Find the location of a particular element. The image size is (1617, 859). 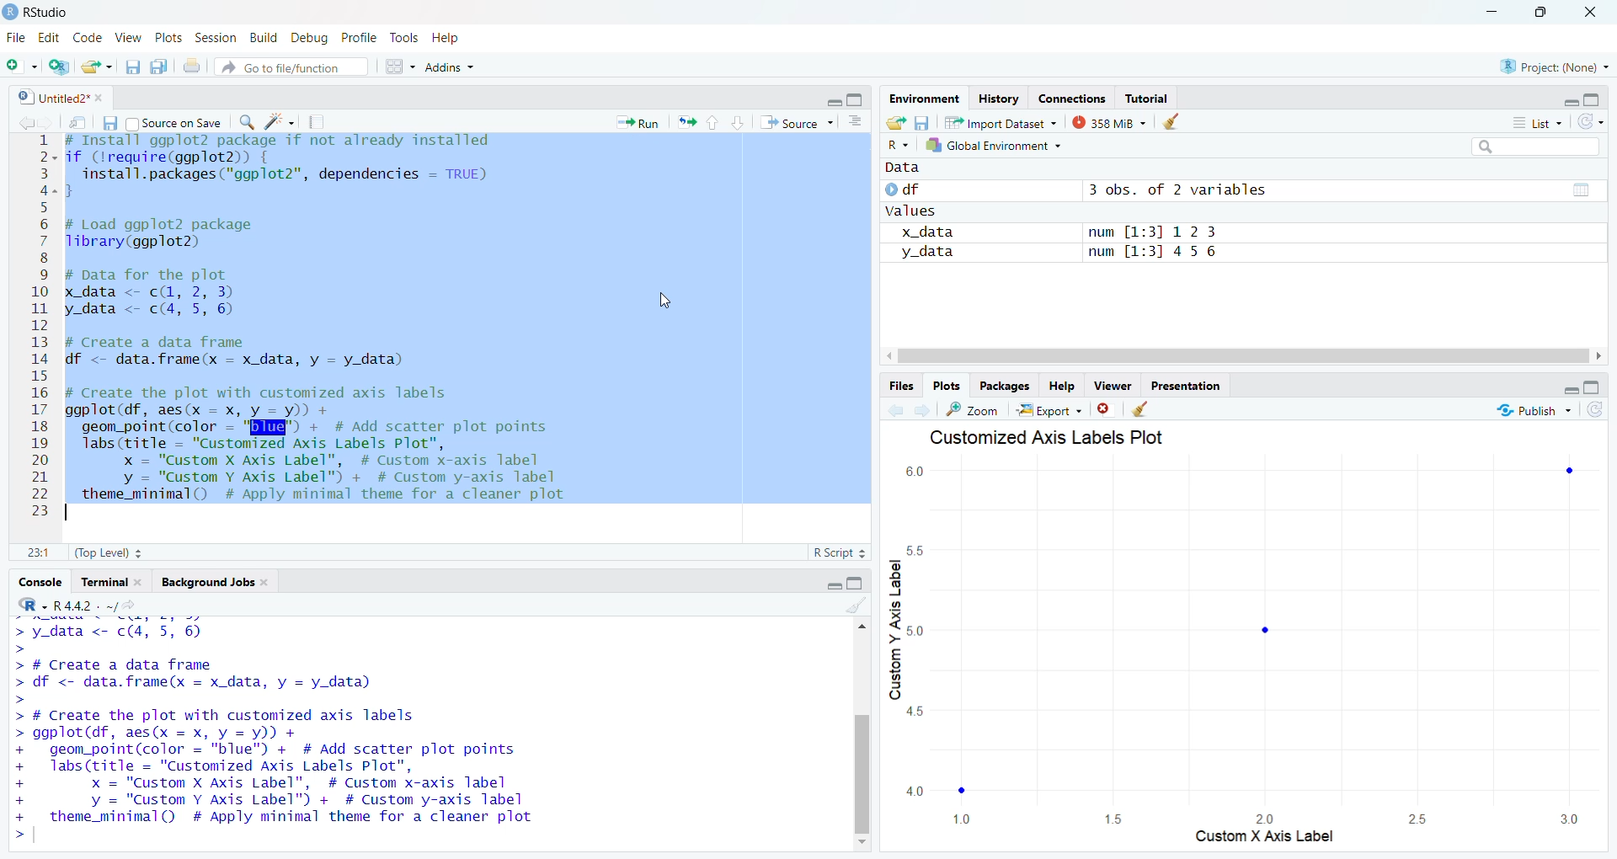

copy is located at coordinates (160, 70).